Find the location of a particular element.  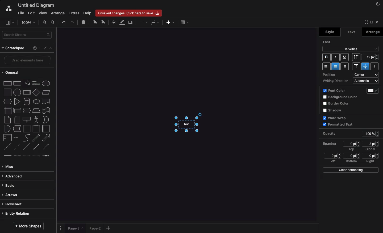

Waypoints is located at coordinates (154, 23).